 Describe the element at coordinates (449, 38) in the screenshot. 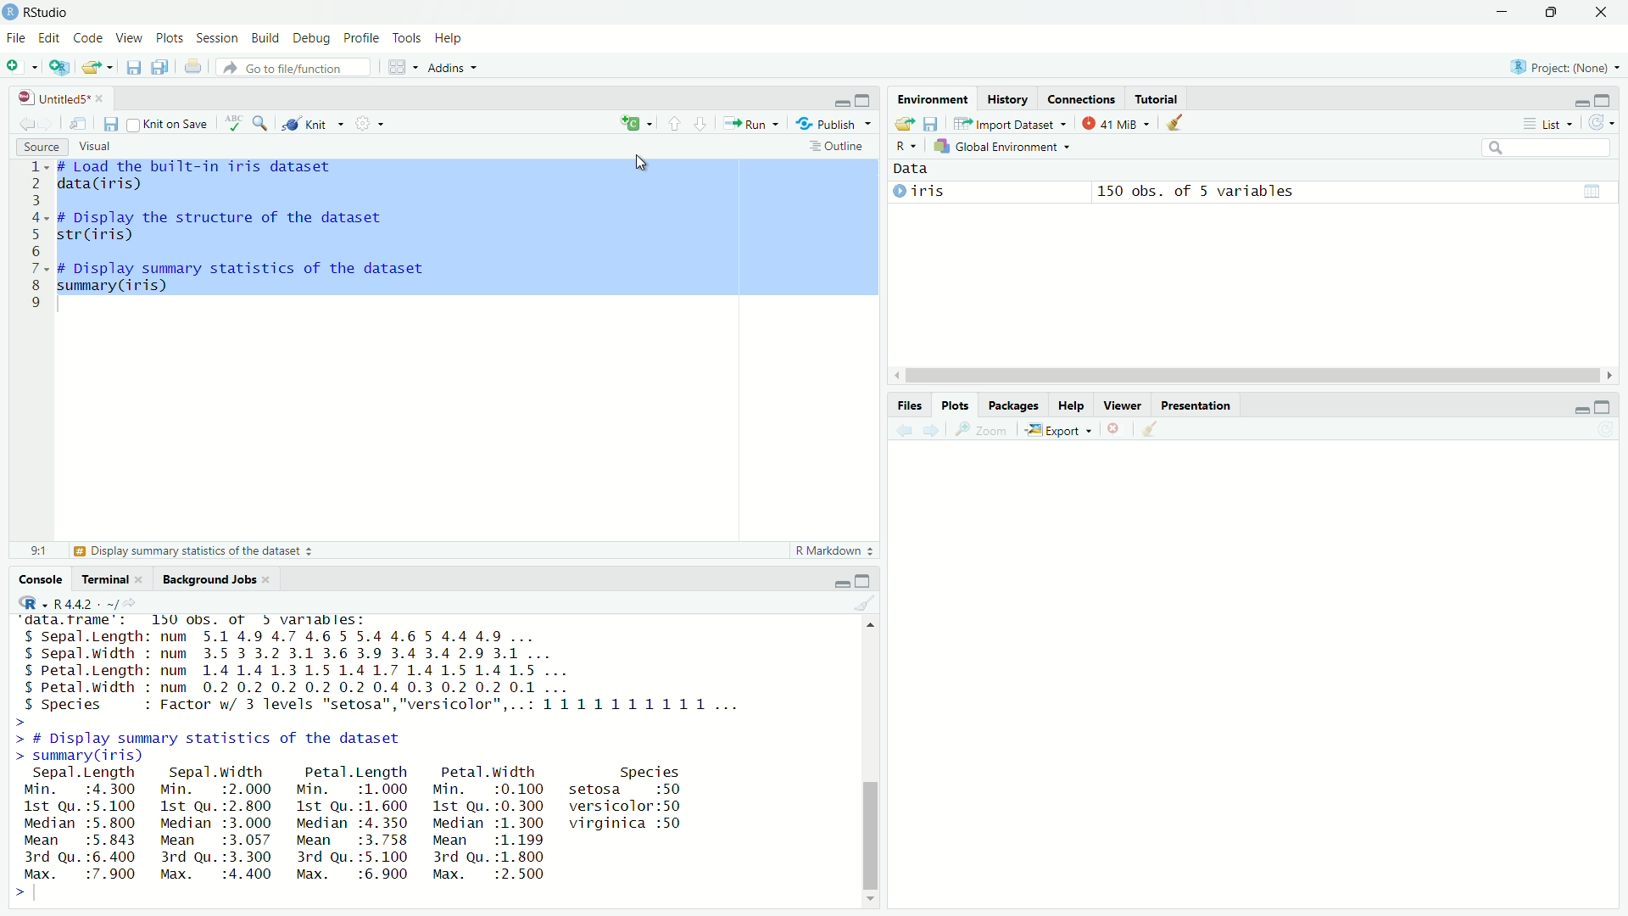

I see `Help` at that location.